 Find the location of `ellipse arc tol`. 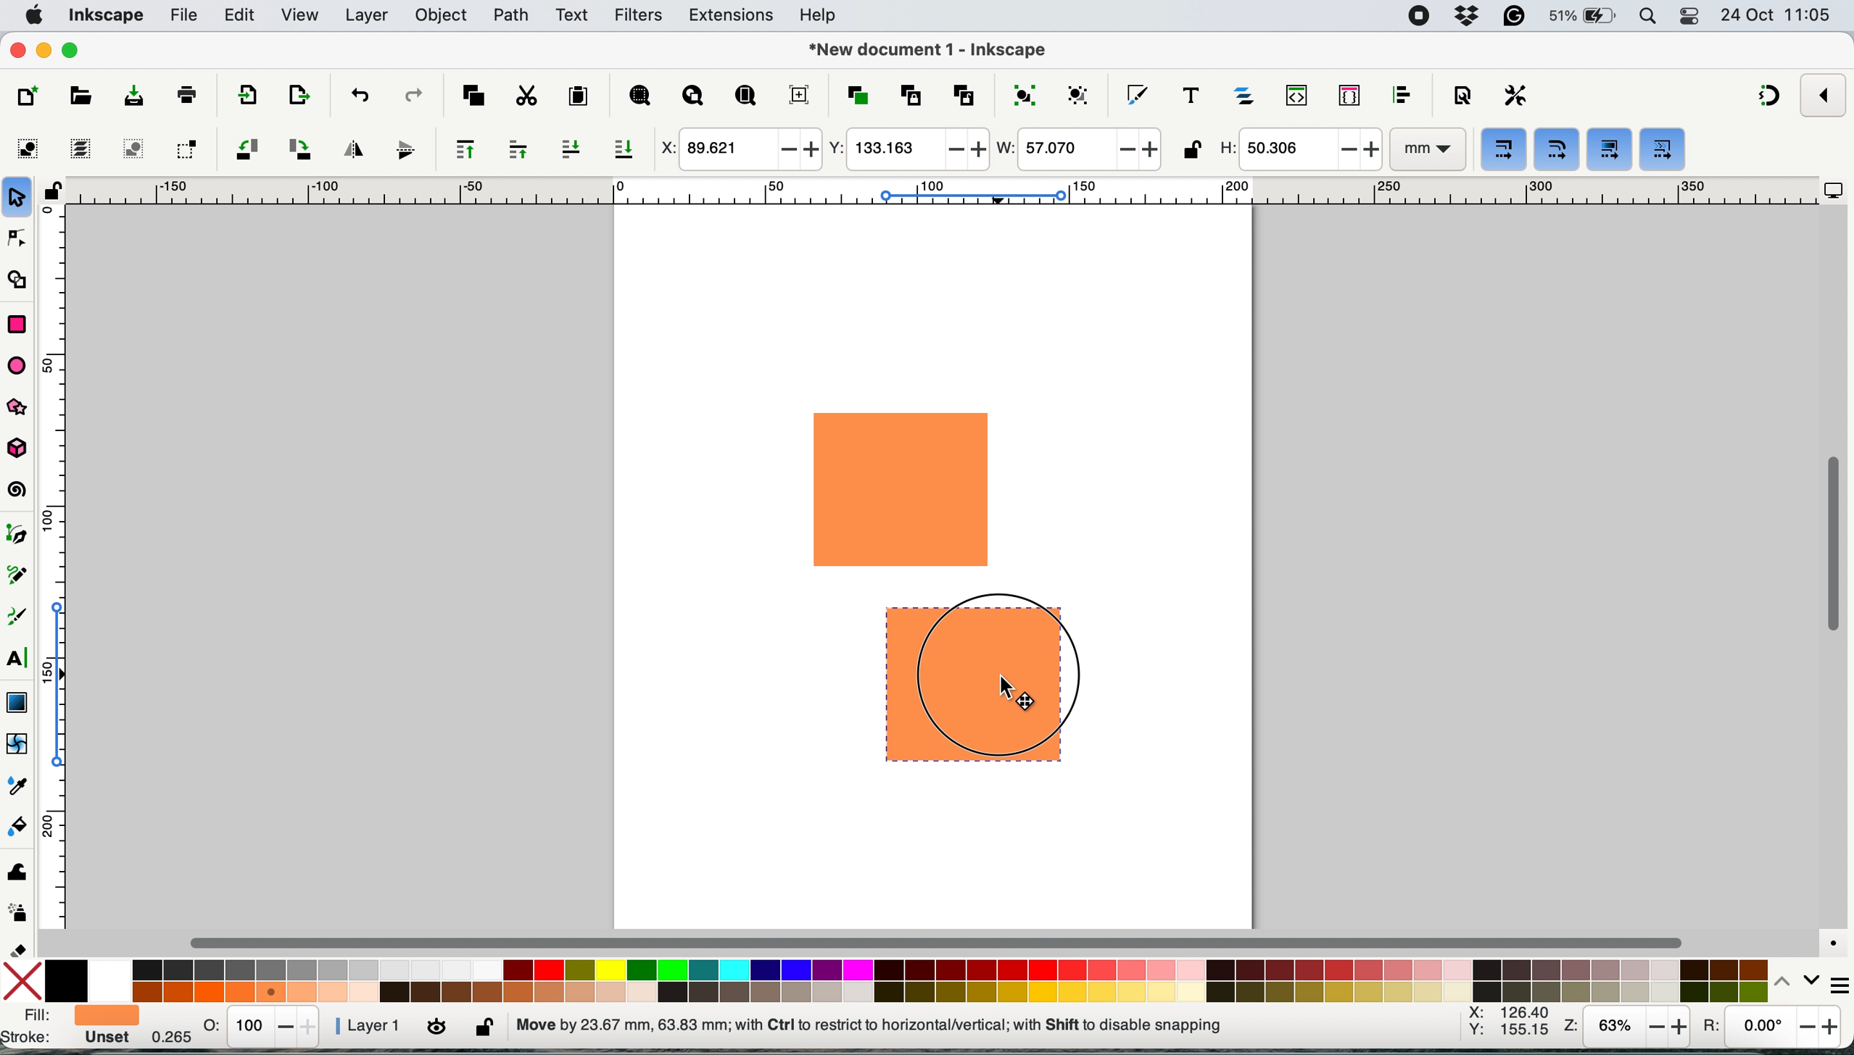

ellipse arc tol is located at coordinates (21, 364).